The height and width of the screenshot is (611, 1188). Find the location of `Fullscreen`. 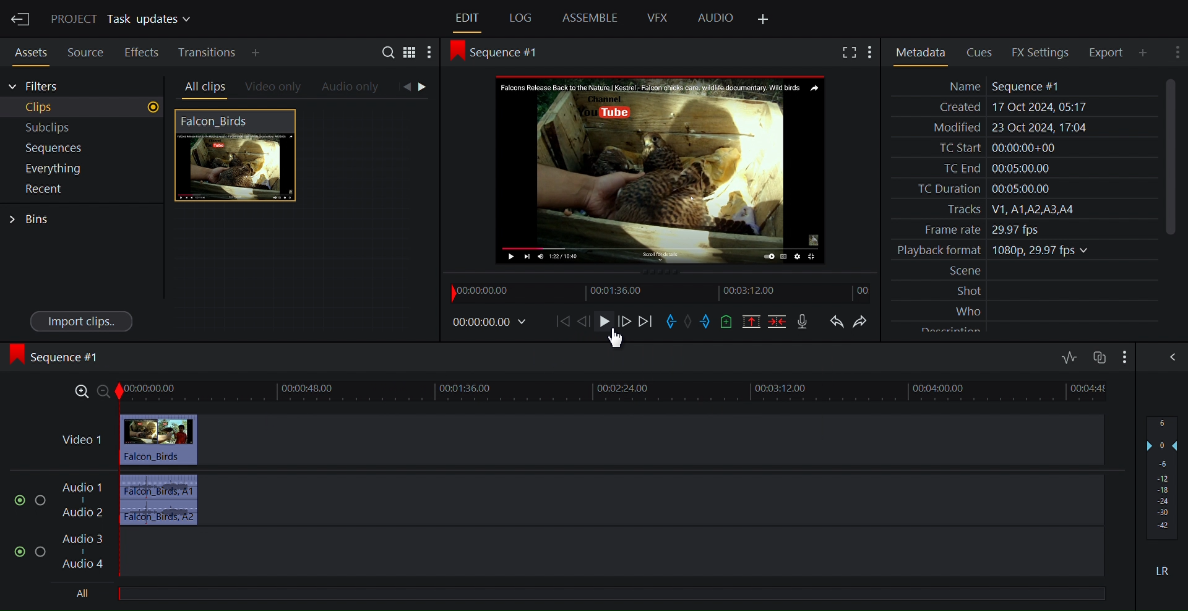

Fullscreen is located at coordinates (851, 53).